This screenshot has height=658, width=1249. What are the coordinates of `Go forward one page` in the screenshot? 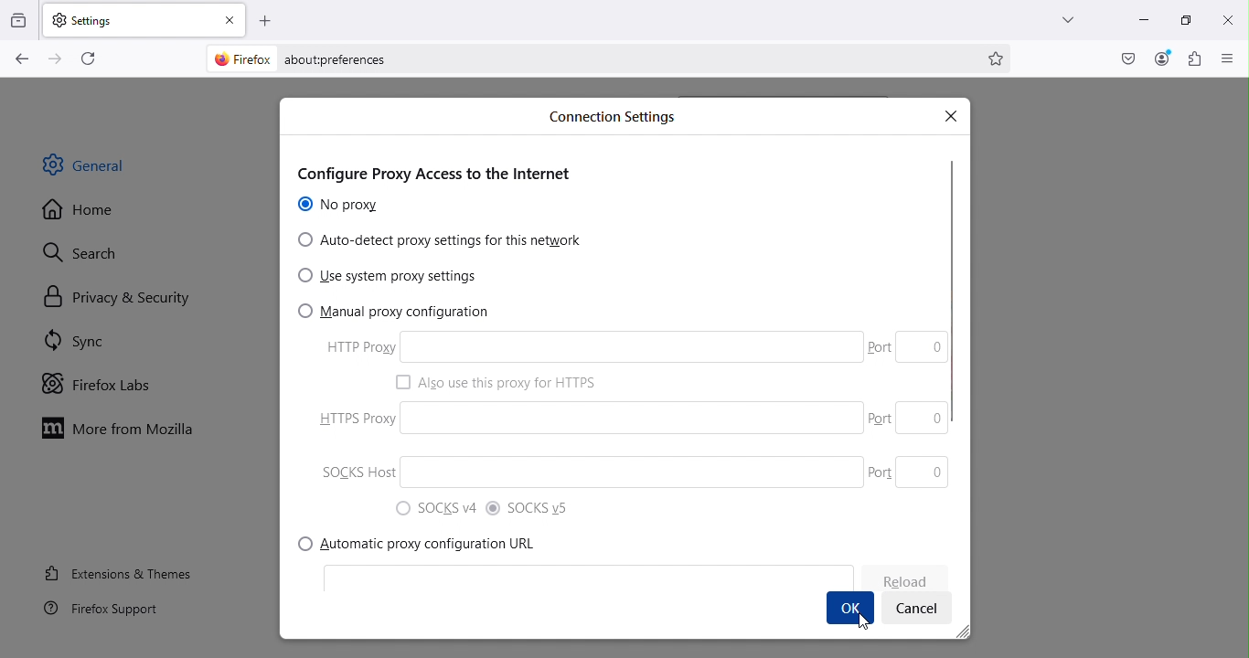 It's located at (58, 58).